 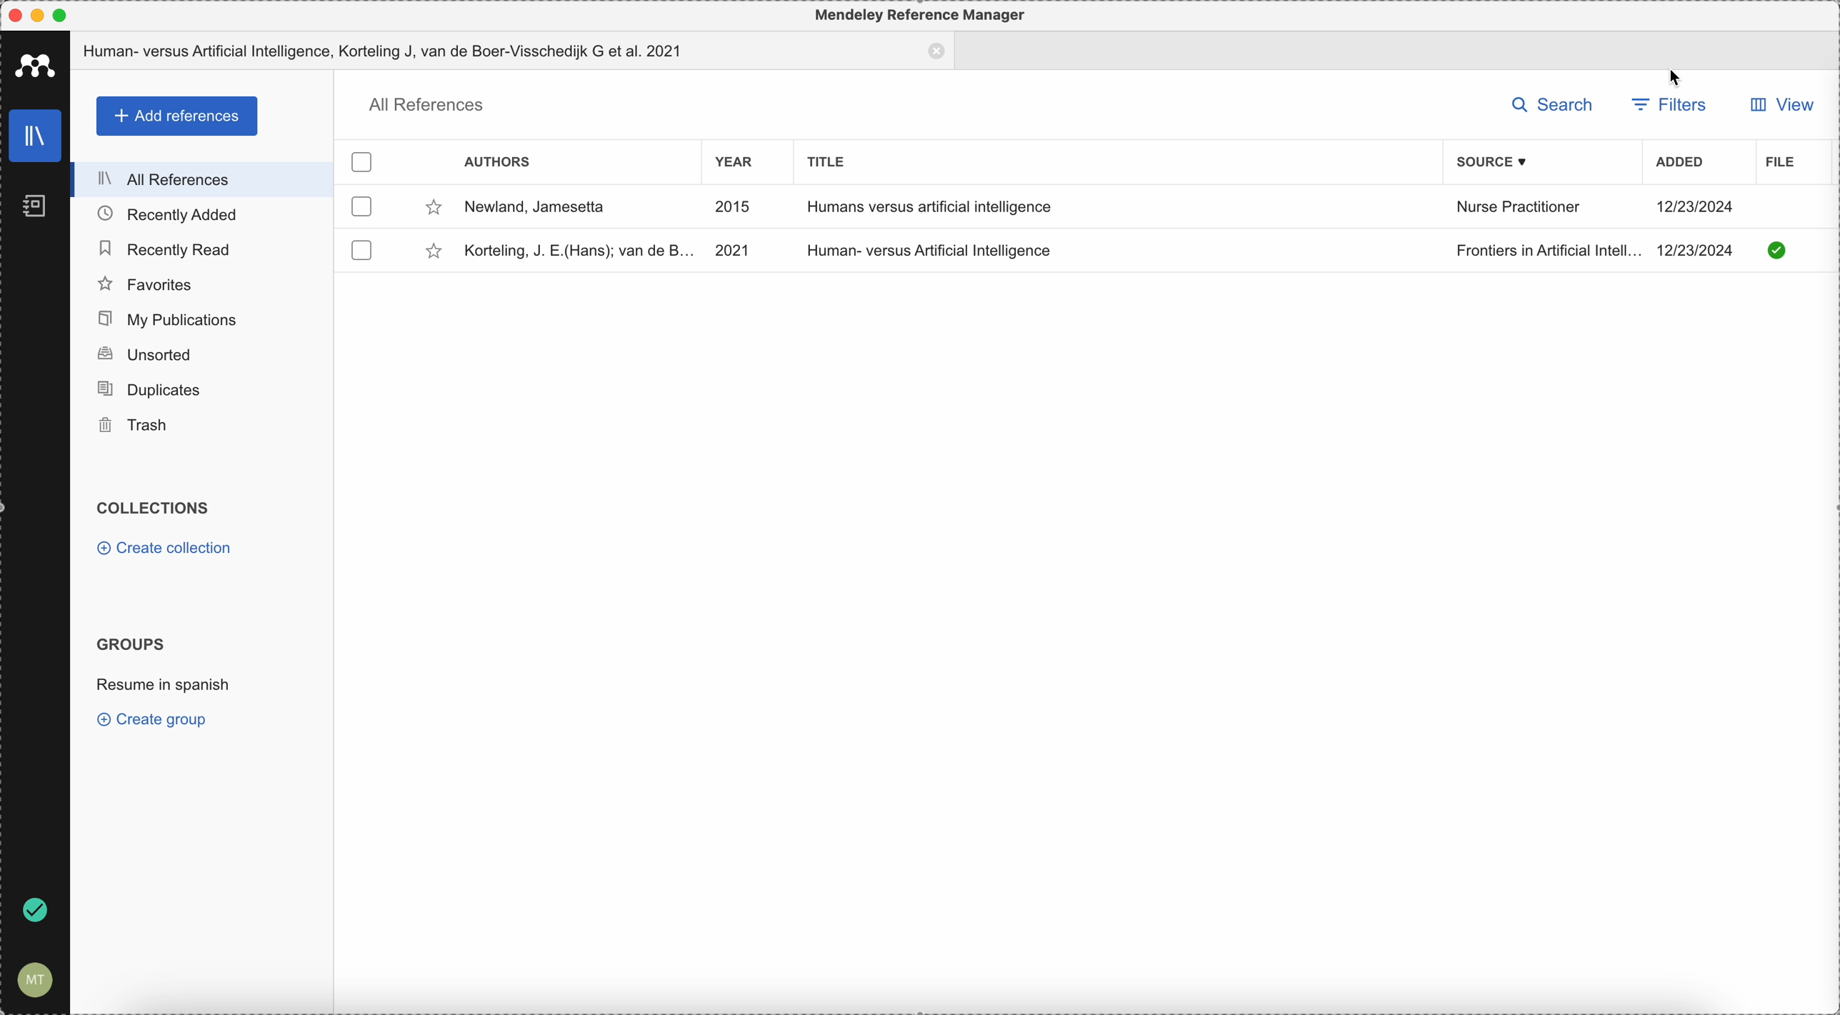 What do you see at coordinates (359, 249) in the screenshot?
I see `checkbox` at bounding box center [359, 249].